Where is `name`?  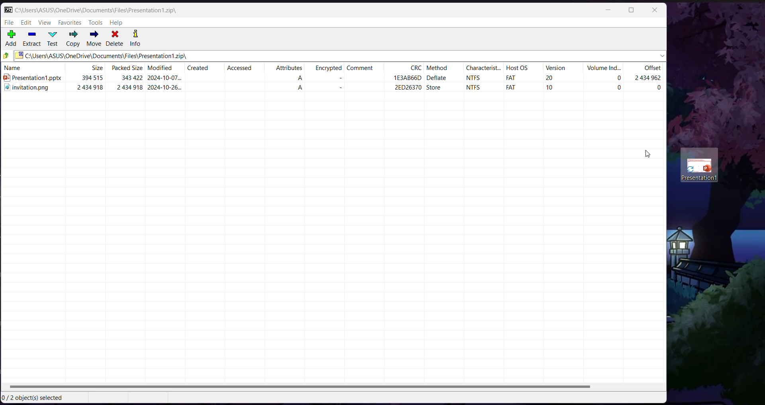 name is located at coordinates (18, 68).